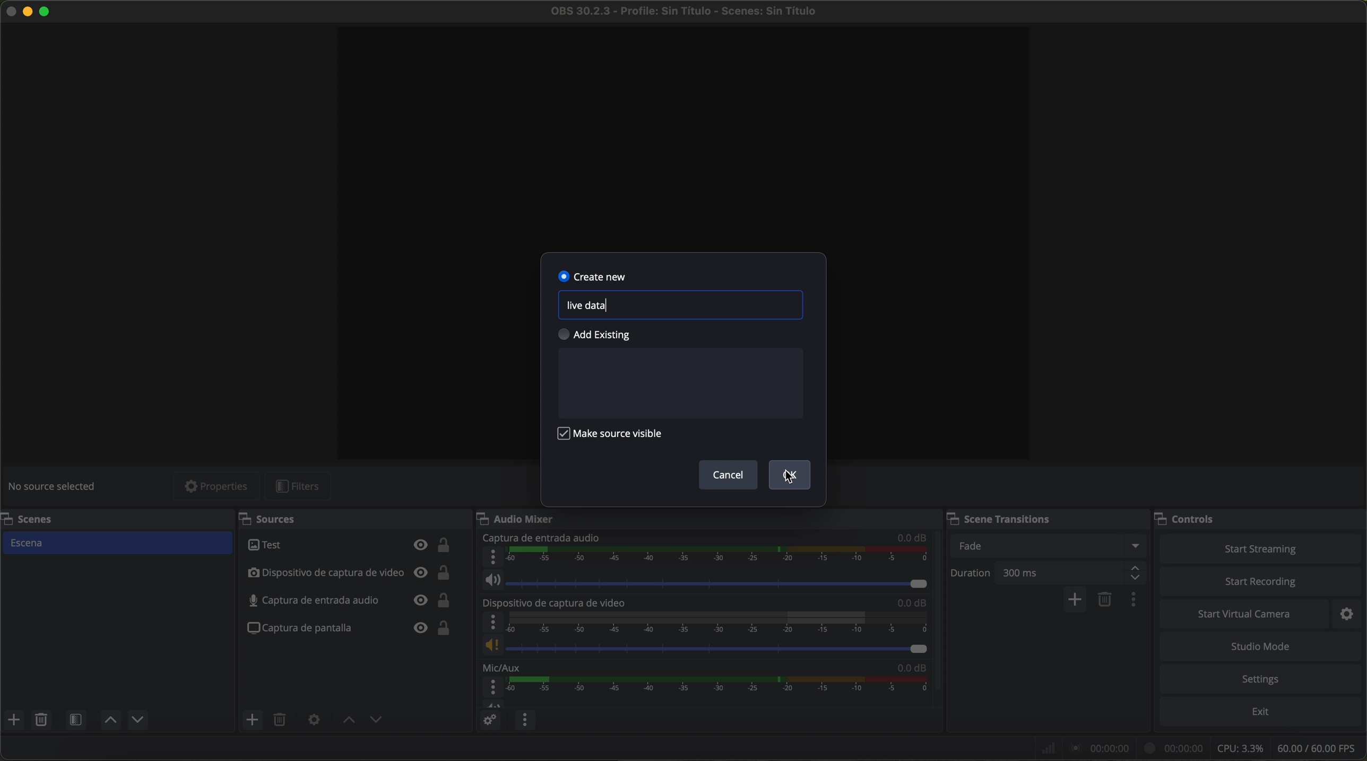  I want to click on move sources down, so click(138, 720).